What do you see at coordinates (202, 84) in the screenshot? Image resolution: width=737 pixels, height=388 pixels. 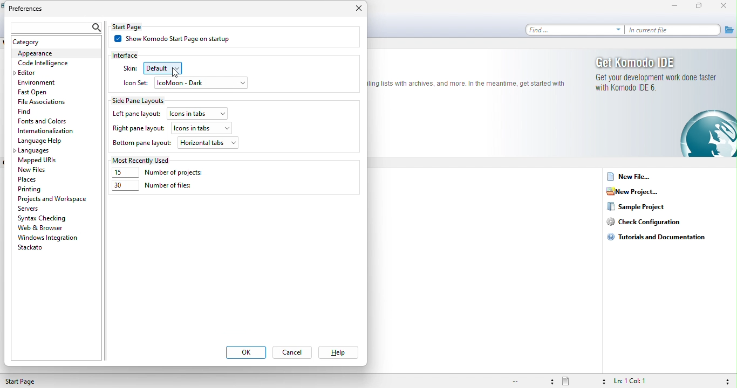 I see `icomoon-dark` at bounding box center [202, 84].